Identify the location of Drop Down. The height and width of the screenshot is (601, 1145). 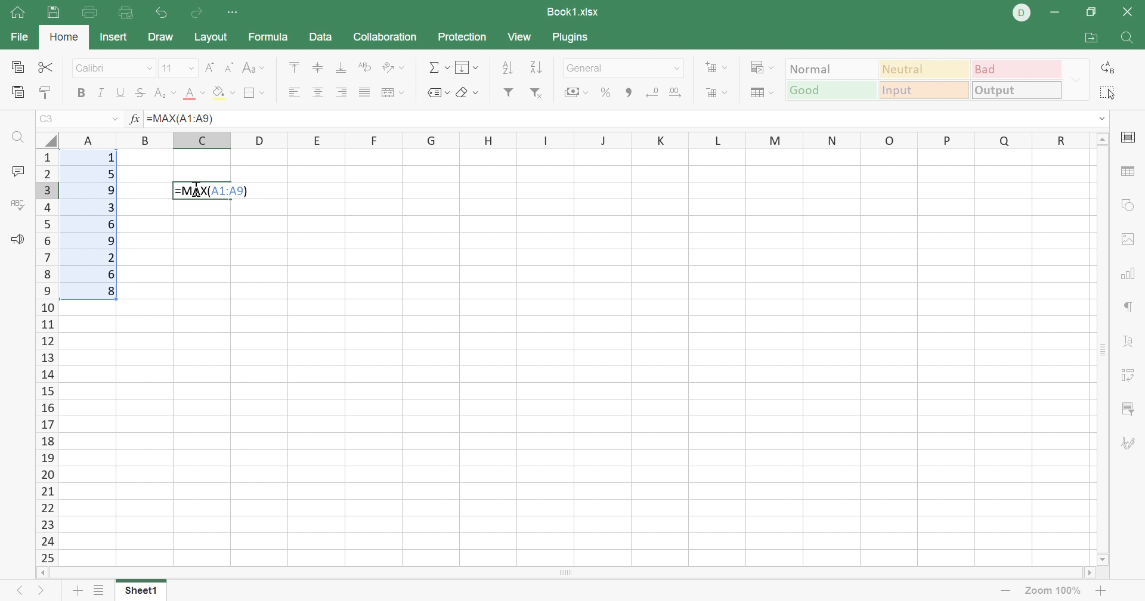
(677, 67).